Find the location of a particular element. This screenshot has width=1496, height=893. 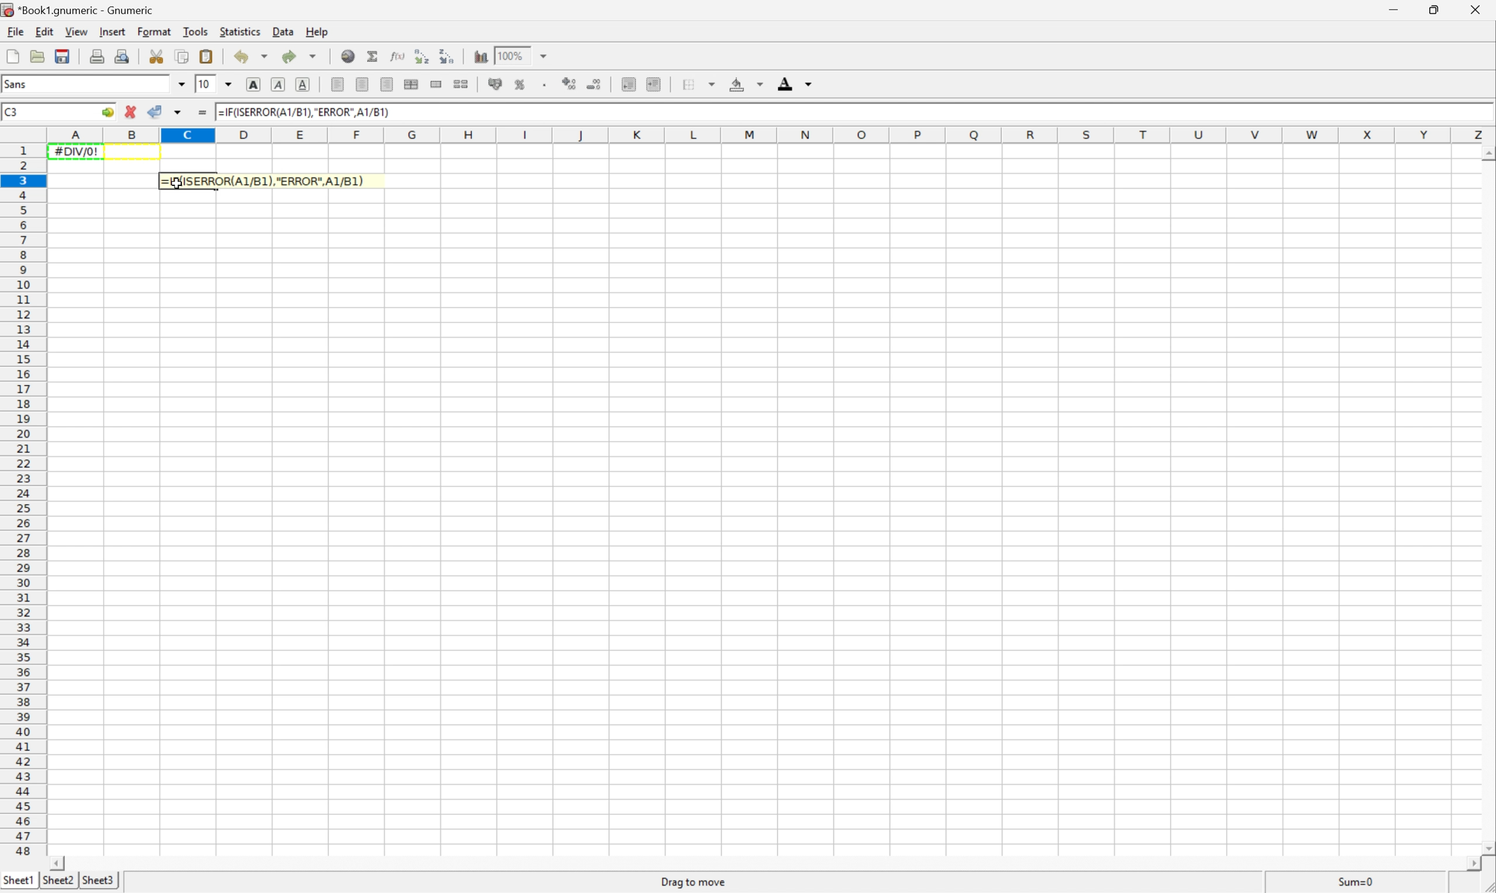

Drop down is located at coordinates (711, 84).